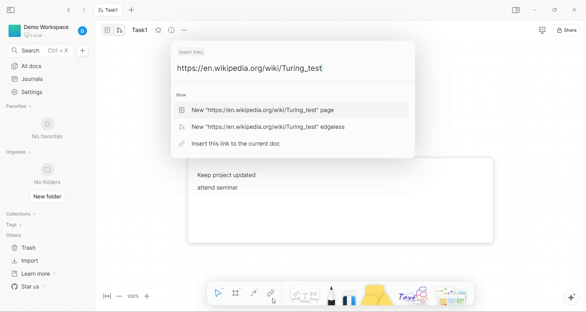  I want to click on cursor, so click(274, 302).